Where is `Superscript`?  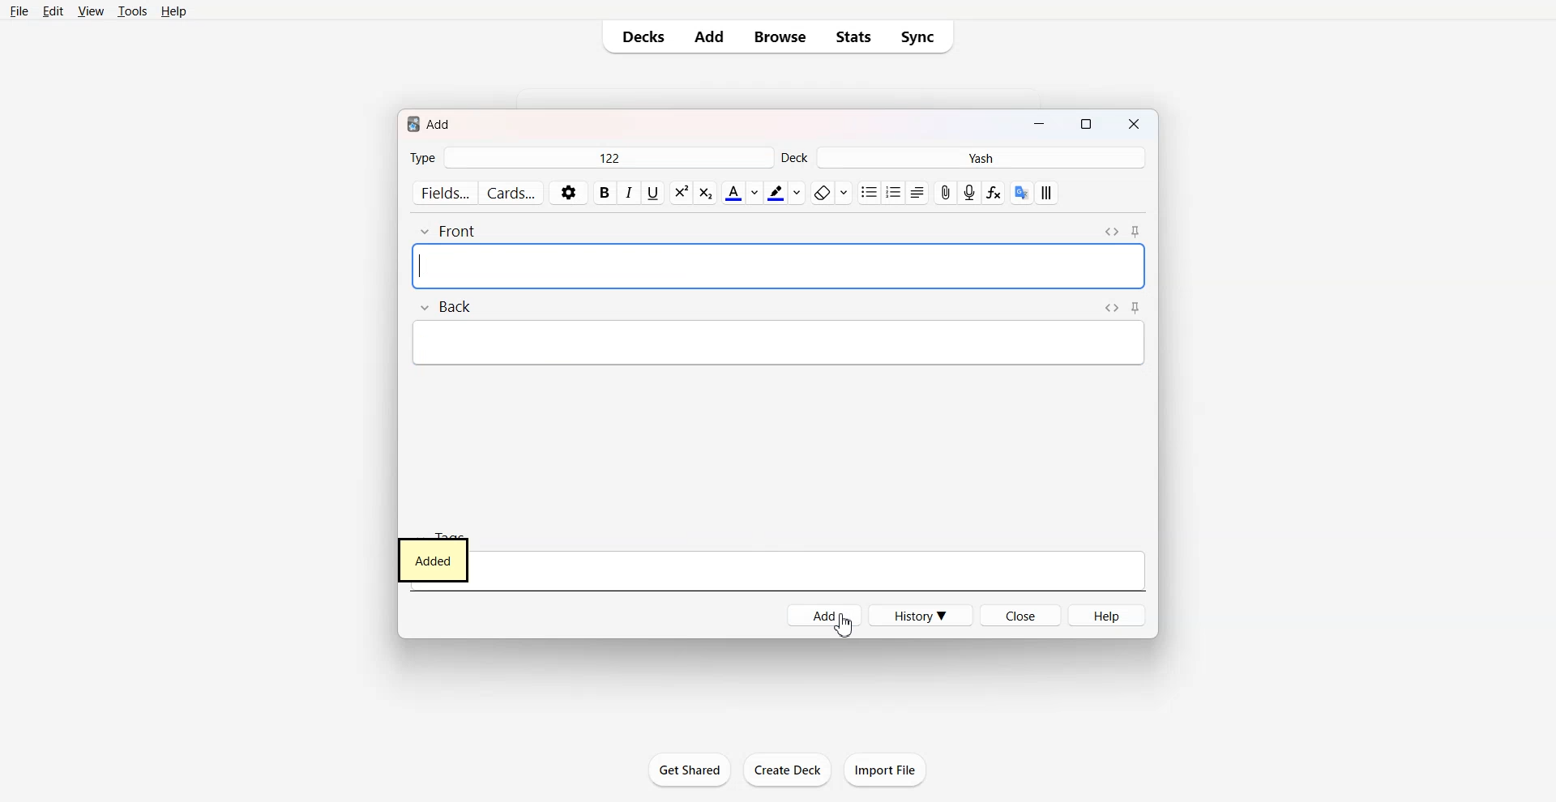
Superscript is located at coordinates (705, 193).